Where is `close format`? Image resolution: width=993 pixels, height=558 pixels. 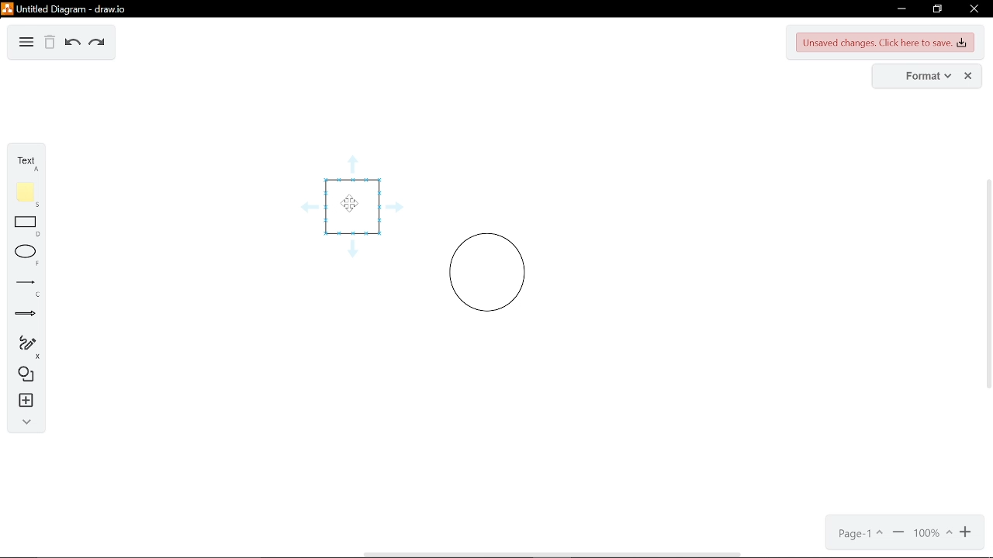
close format is located at coordinates (969, 76).